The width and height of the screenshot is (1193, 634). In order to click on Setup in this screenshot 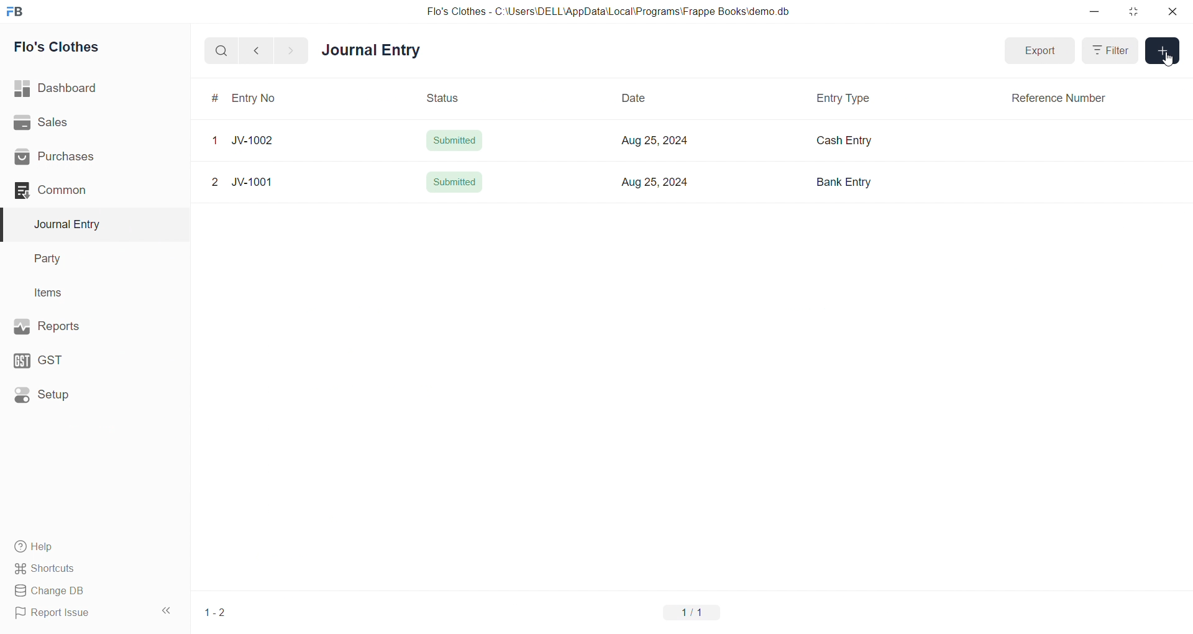, I will do `click(88, 393)`.